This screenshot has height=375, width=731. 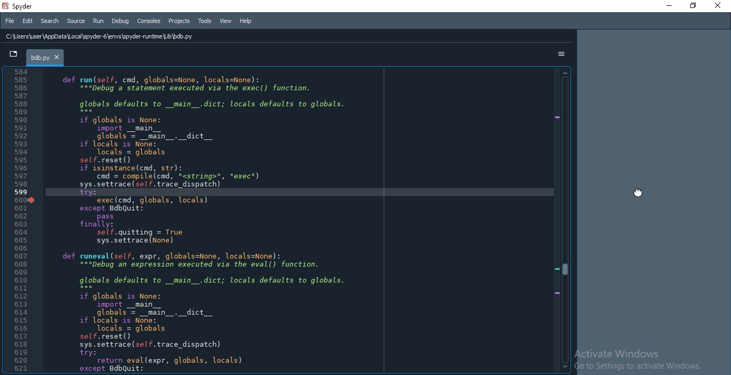 What do you see at coordinates (47, 58) in the screenshot?
I see `bdb.py` at bounding box center [47, 58].